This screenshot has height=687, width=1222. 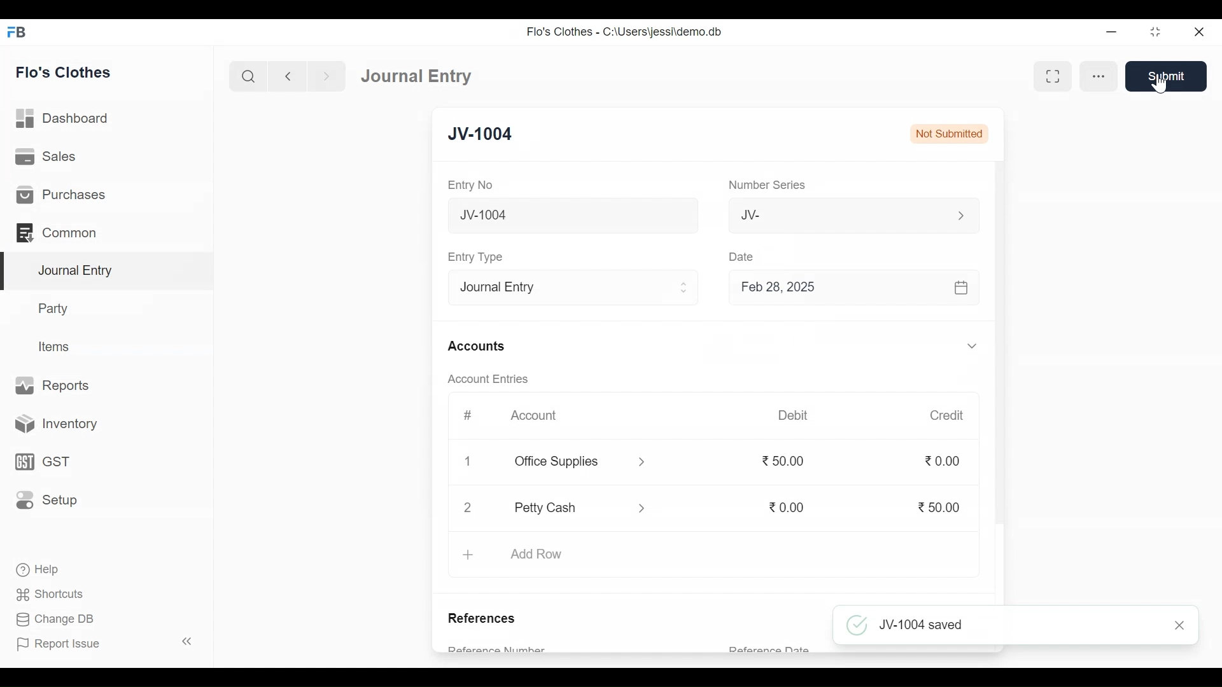 What do you see at coordinates (46, 499) in the screenshot?
I see `Setup` at bounding box center [46, 499].